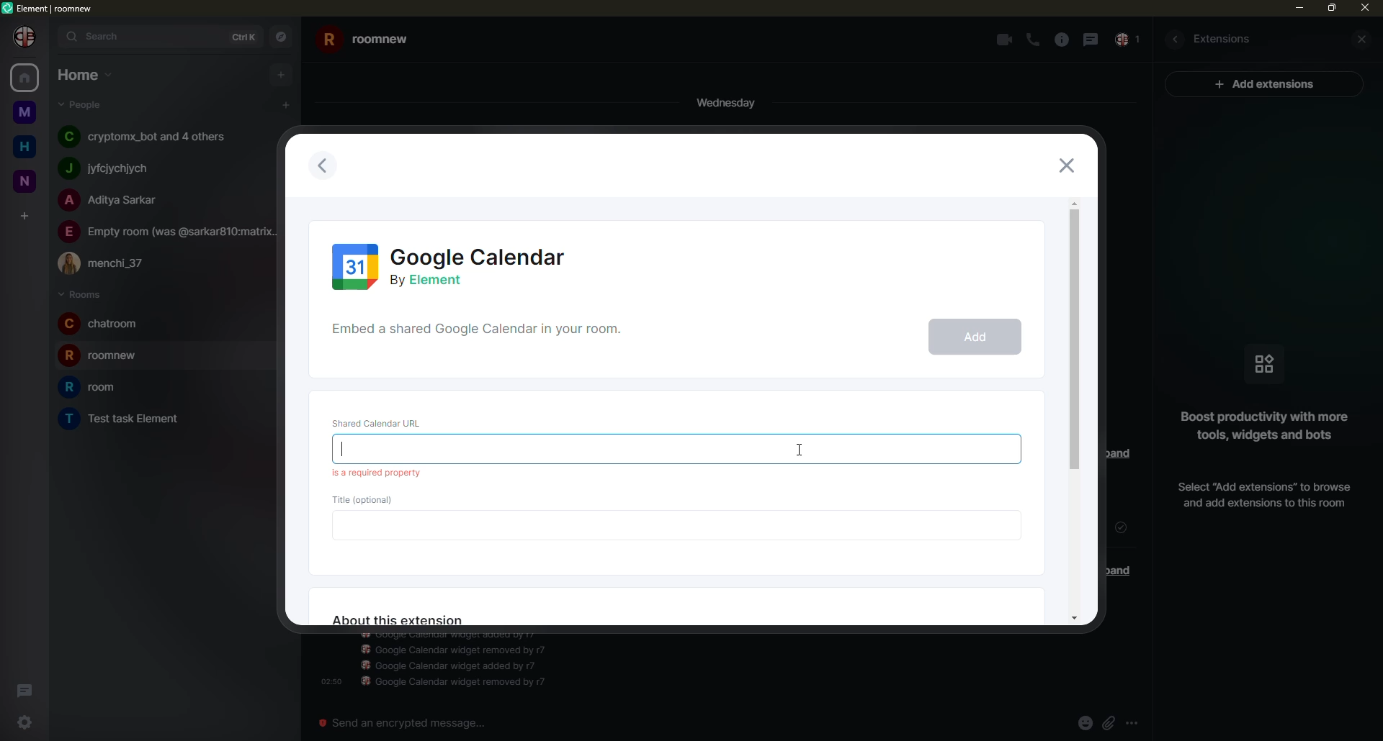 The width and height of the screenshot is (1383, 741). I want to click on time, so click(328, 681).